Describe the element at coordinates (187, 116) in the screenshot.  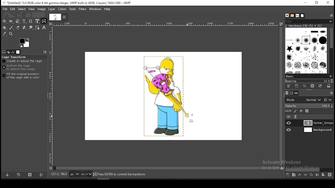
I see `mouse pointer` at that location.